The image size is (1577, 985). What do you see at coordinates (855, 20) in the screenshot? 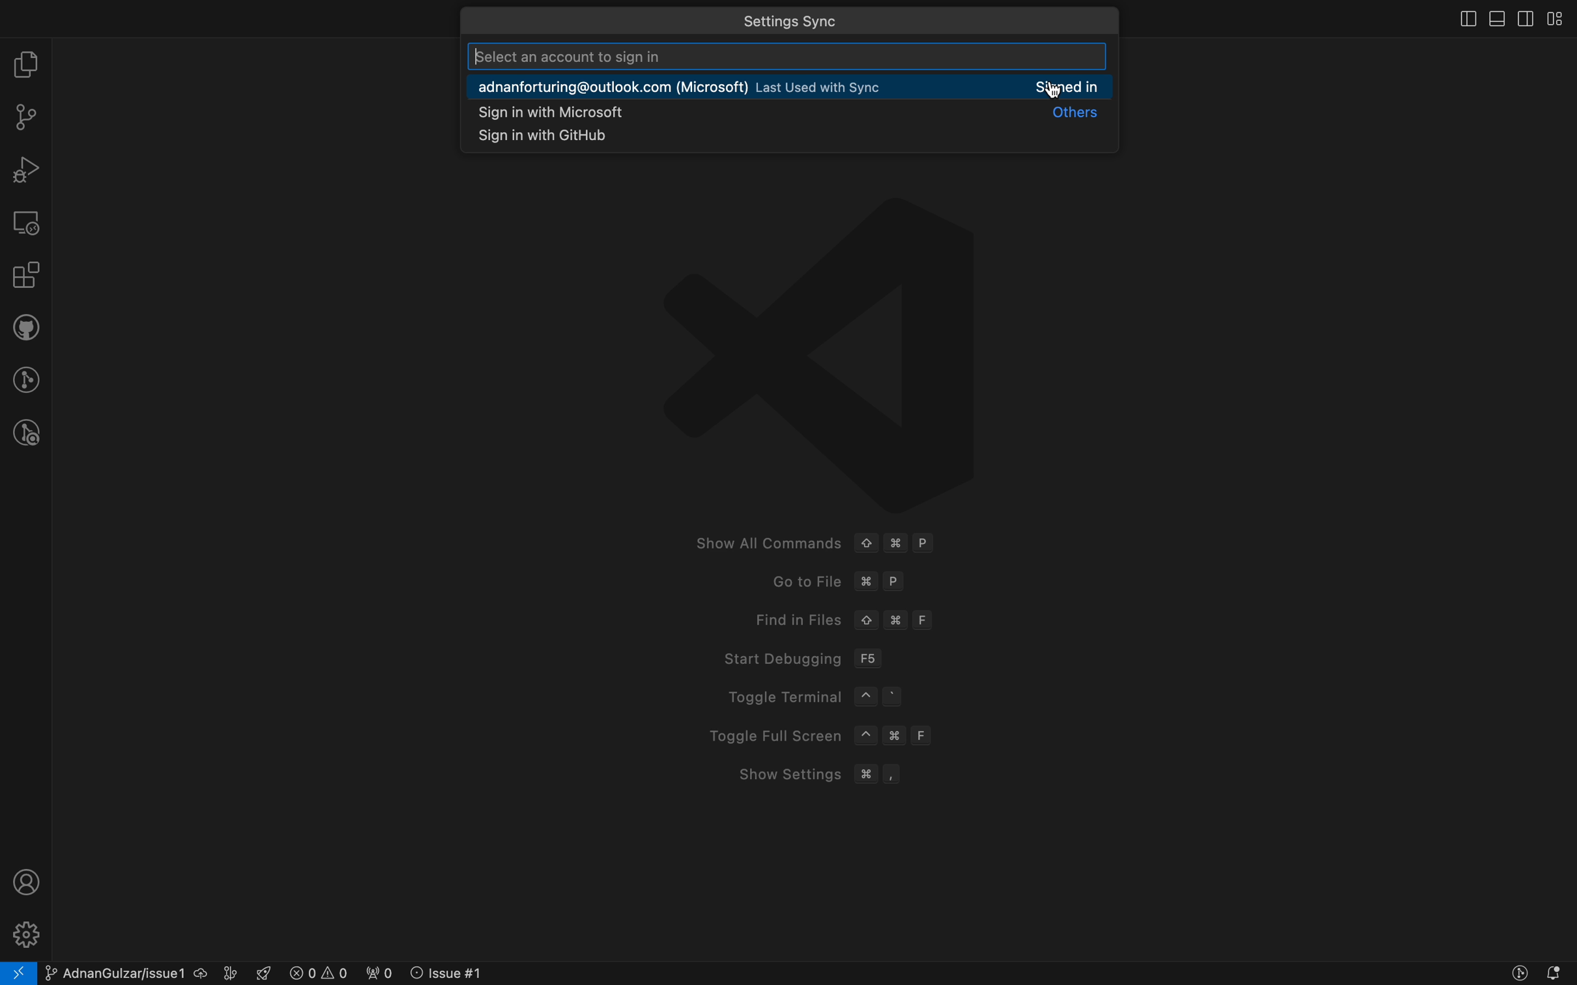
I see `quick menus` at bounding box center [855, 20].